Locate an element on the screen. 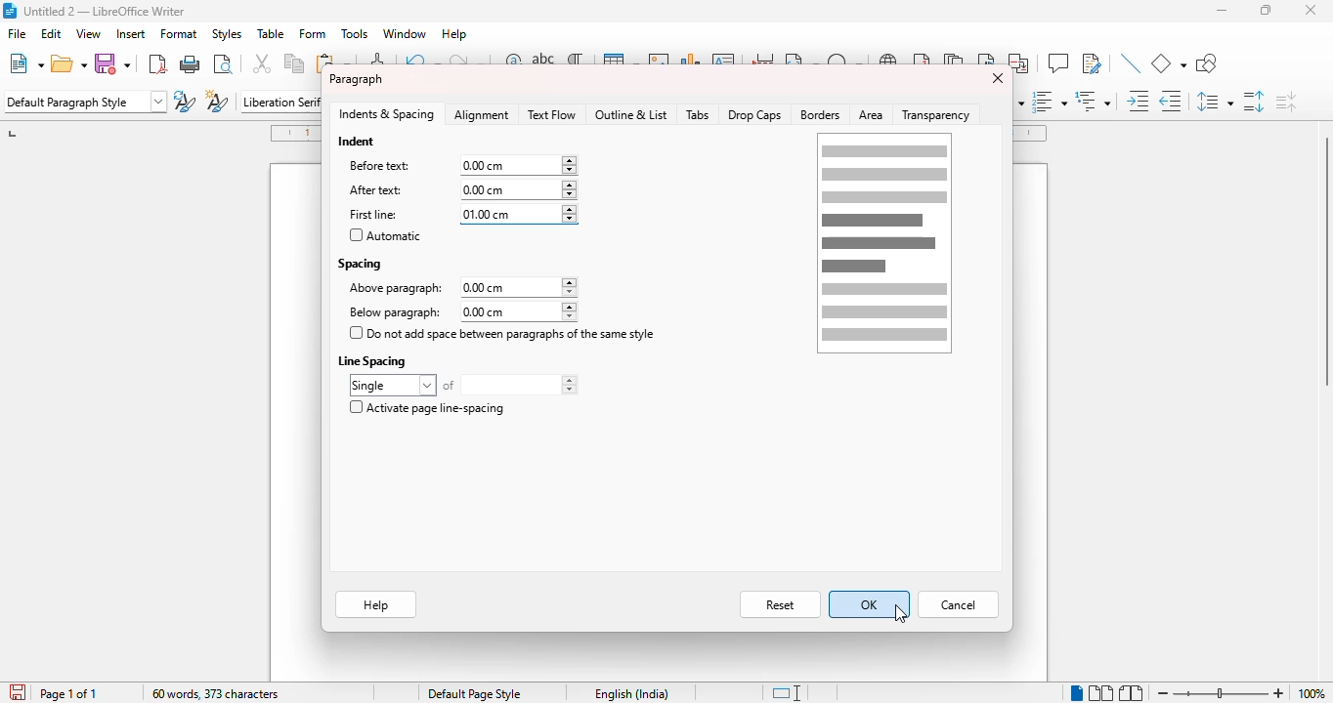 The image size is (1333, 703). click to save the document is located at coordinates (17, 691).